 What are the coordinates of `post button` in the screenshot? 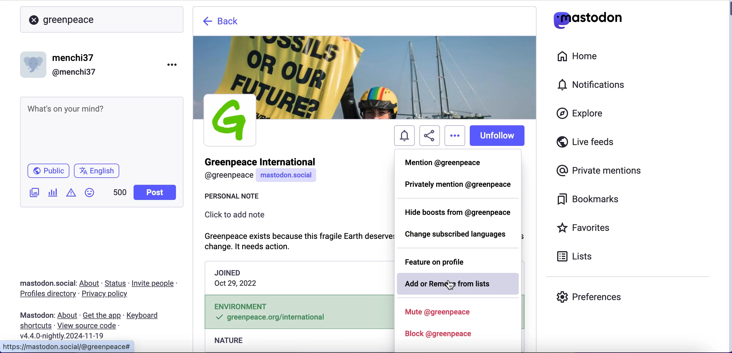 It's located at (156, 193).